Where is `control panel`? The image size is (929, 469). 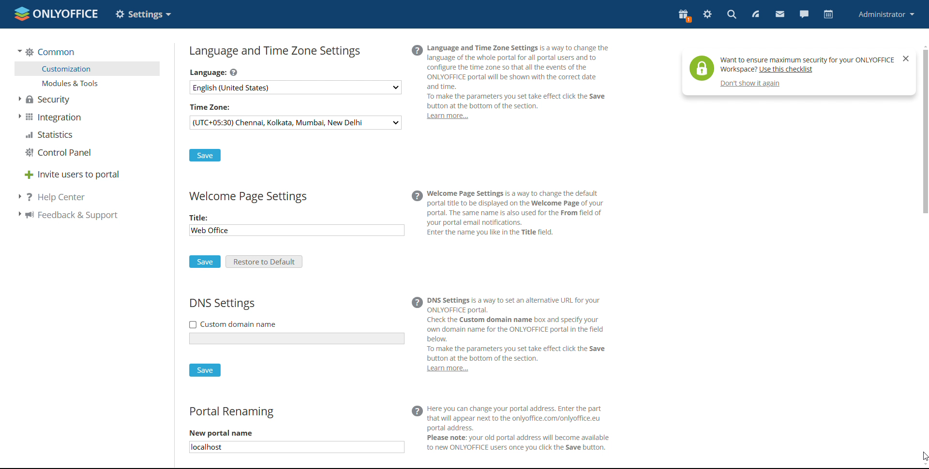 control panel is located at coordinates (58, 153).